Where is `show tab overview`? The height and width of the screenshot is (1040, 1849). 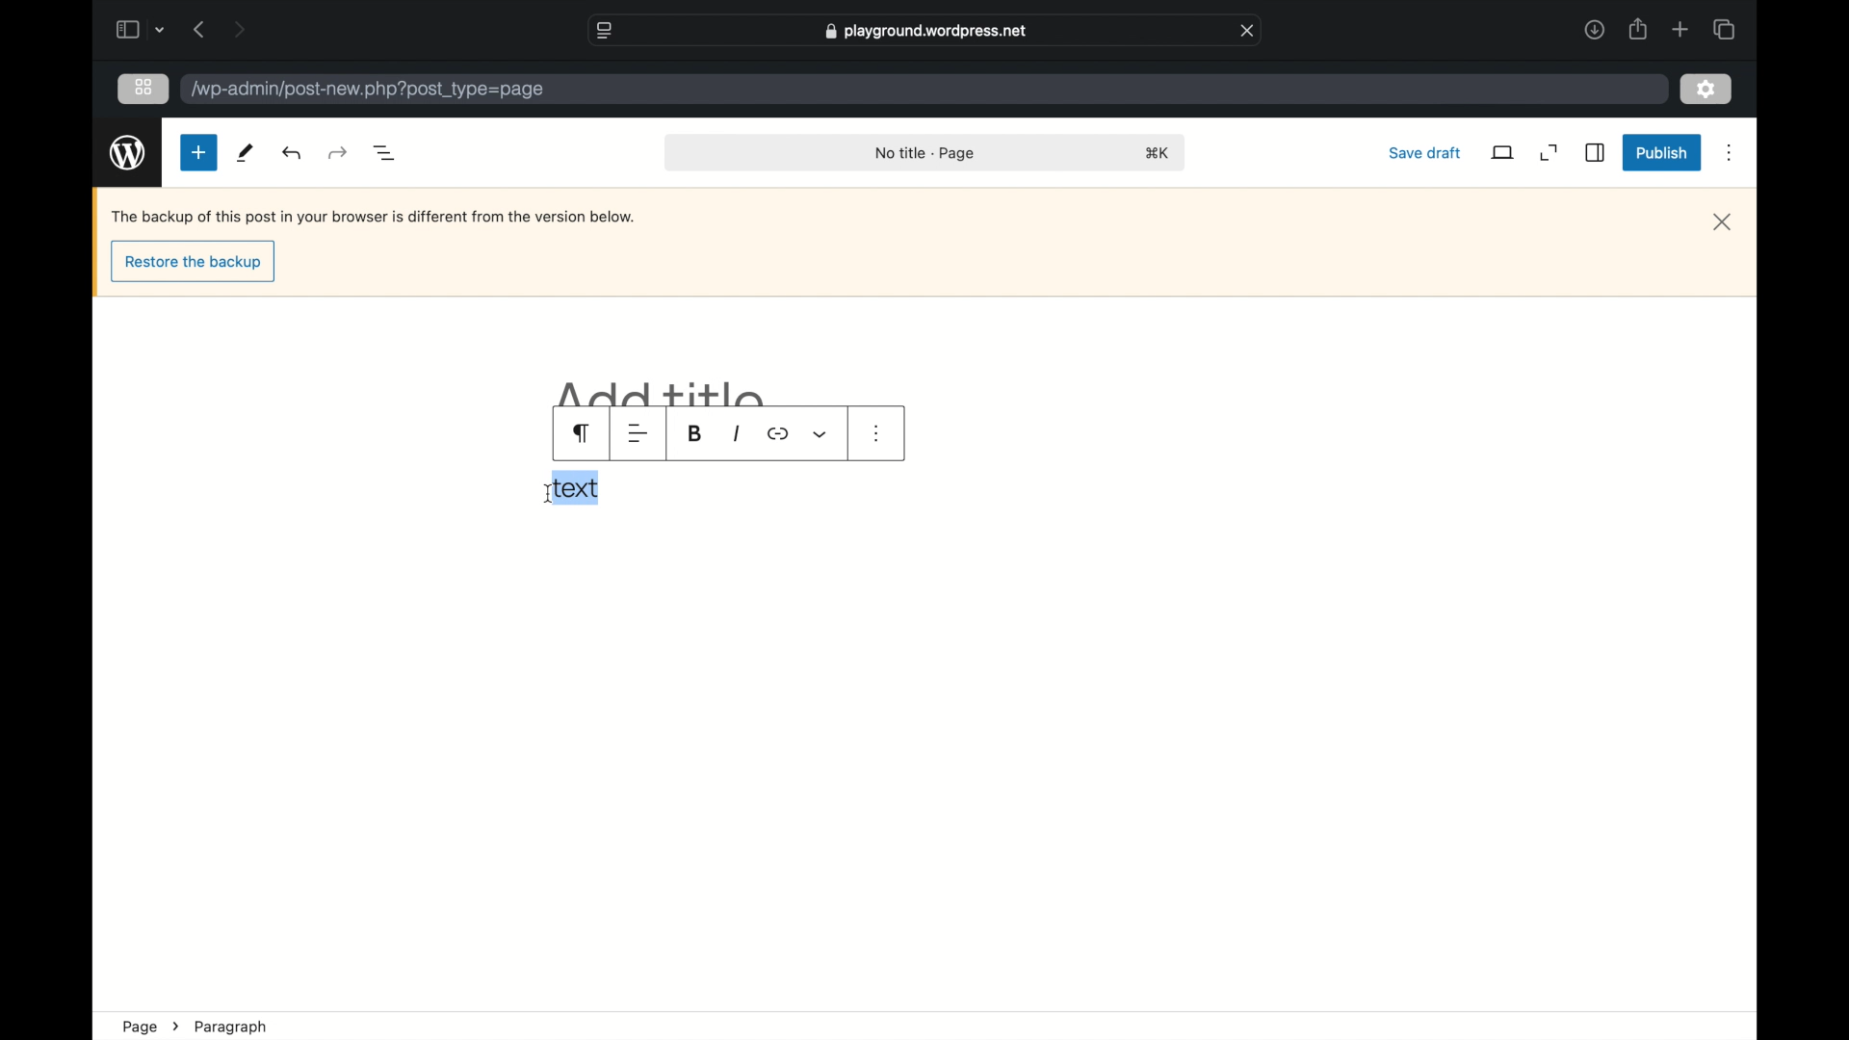
show tab overview is located at coordinates (1726, 29).